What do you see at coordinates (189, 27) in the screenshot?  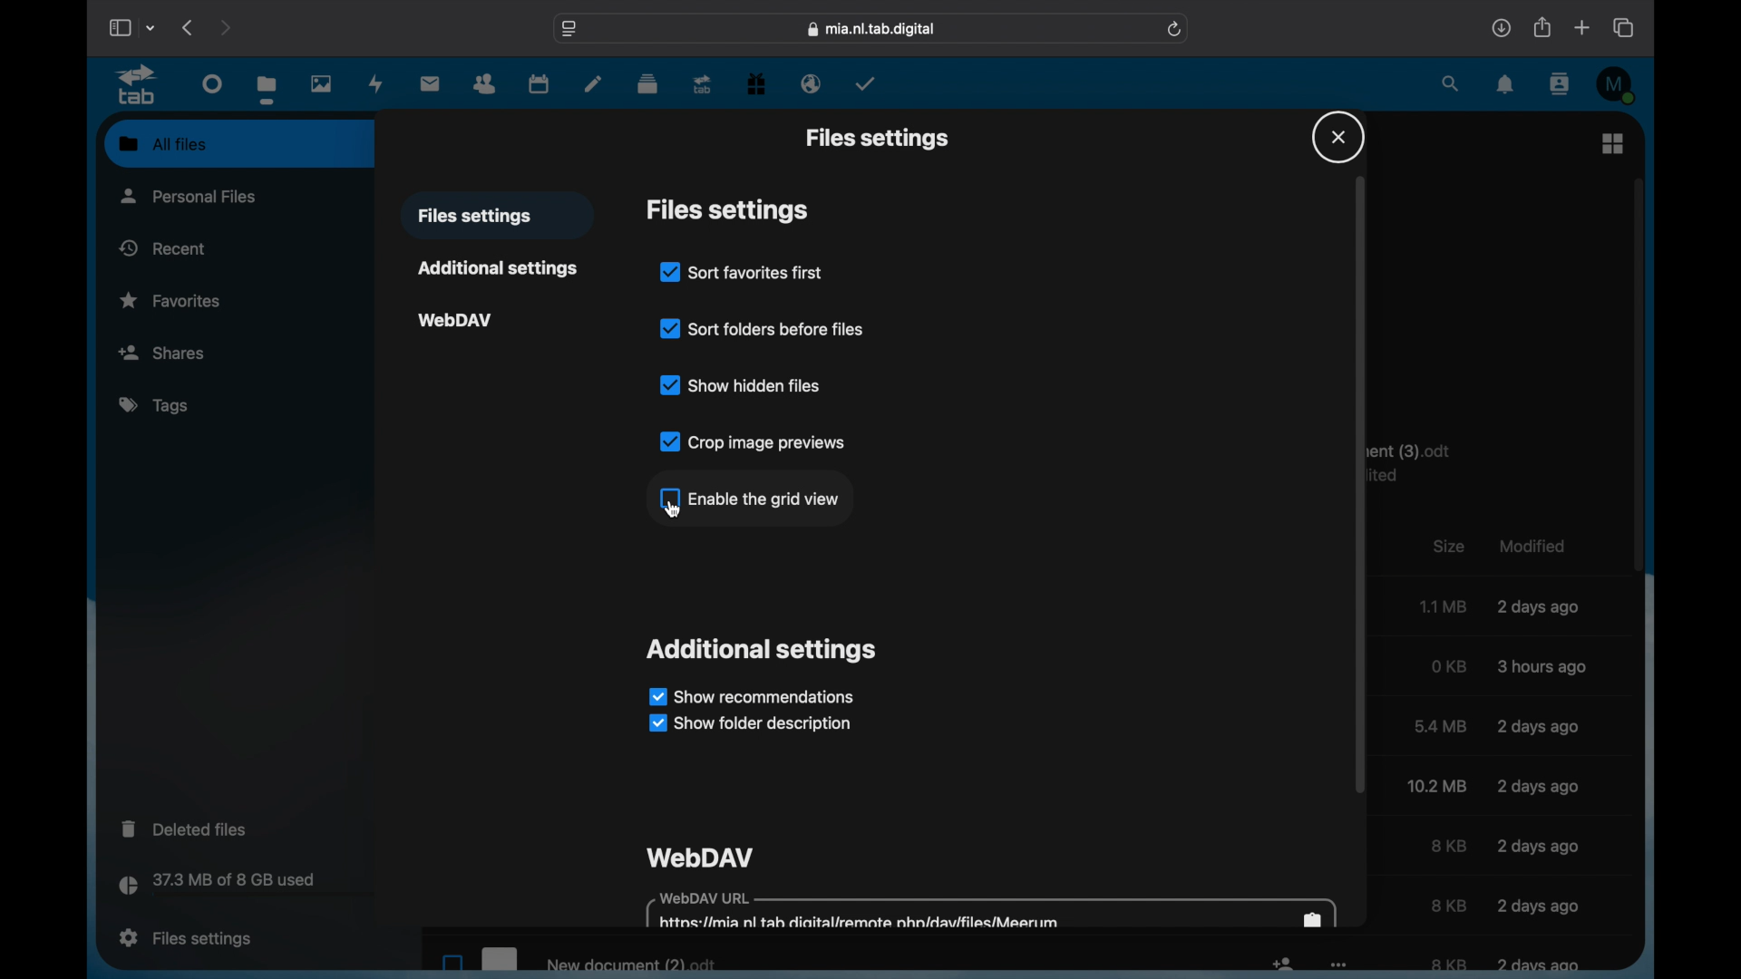 I see `previous` at bounding box center [189, 27].